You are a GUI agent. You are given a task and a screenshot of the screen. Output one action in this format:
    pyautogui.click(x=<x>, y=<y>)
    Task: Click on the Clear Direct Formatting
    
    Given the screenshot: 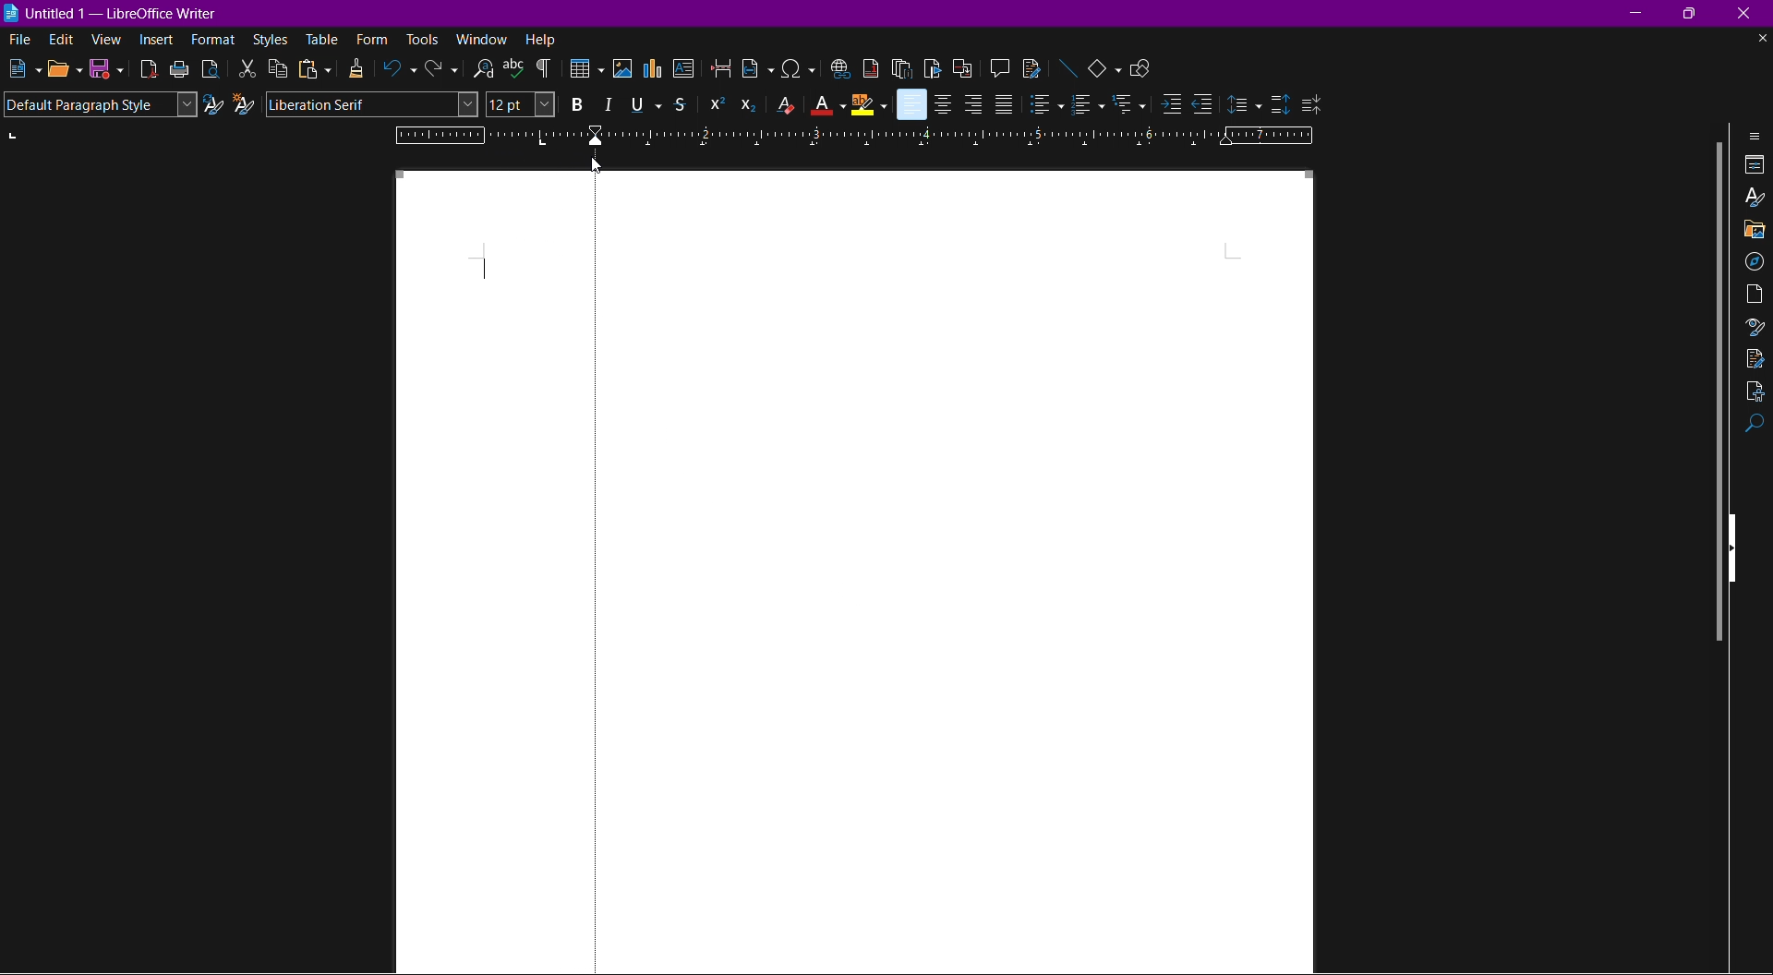 What is the action you would take?
    pyautogui.click(x=784, y=105)
    